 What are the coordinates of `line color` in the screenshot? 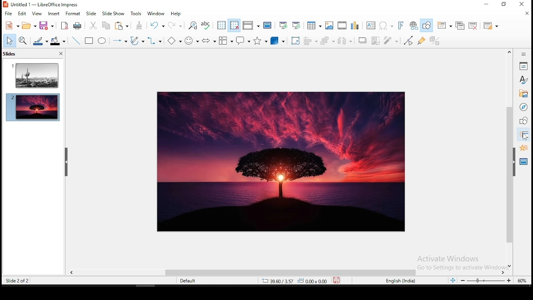 It's located at (41, 41).